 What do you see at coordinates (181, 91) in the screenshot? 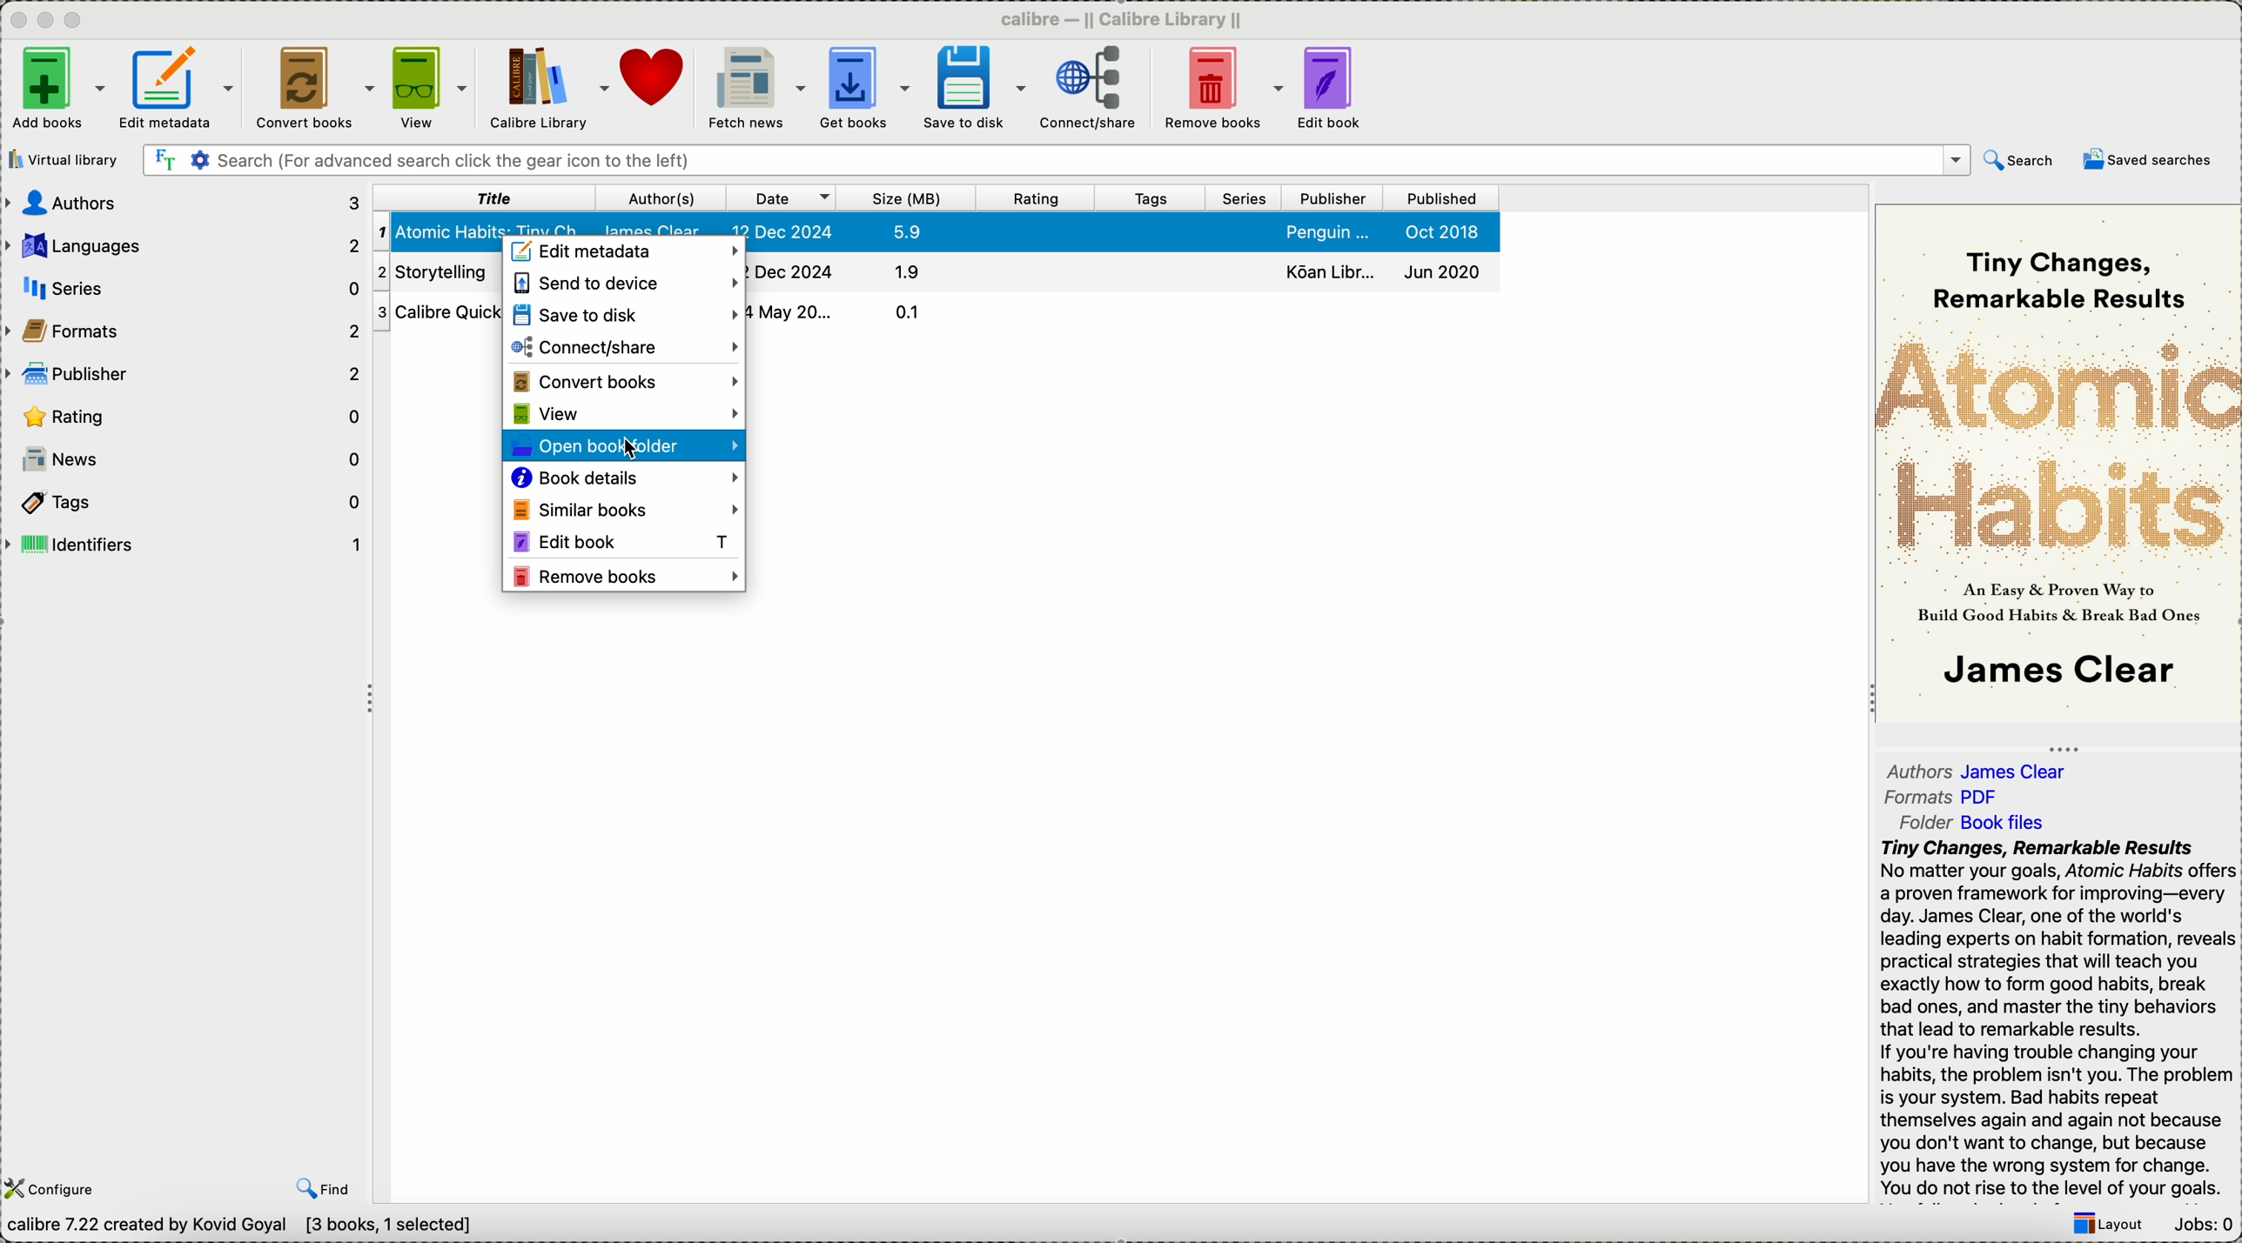
I see `edit metadata` at bounding box center [181, 91].